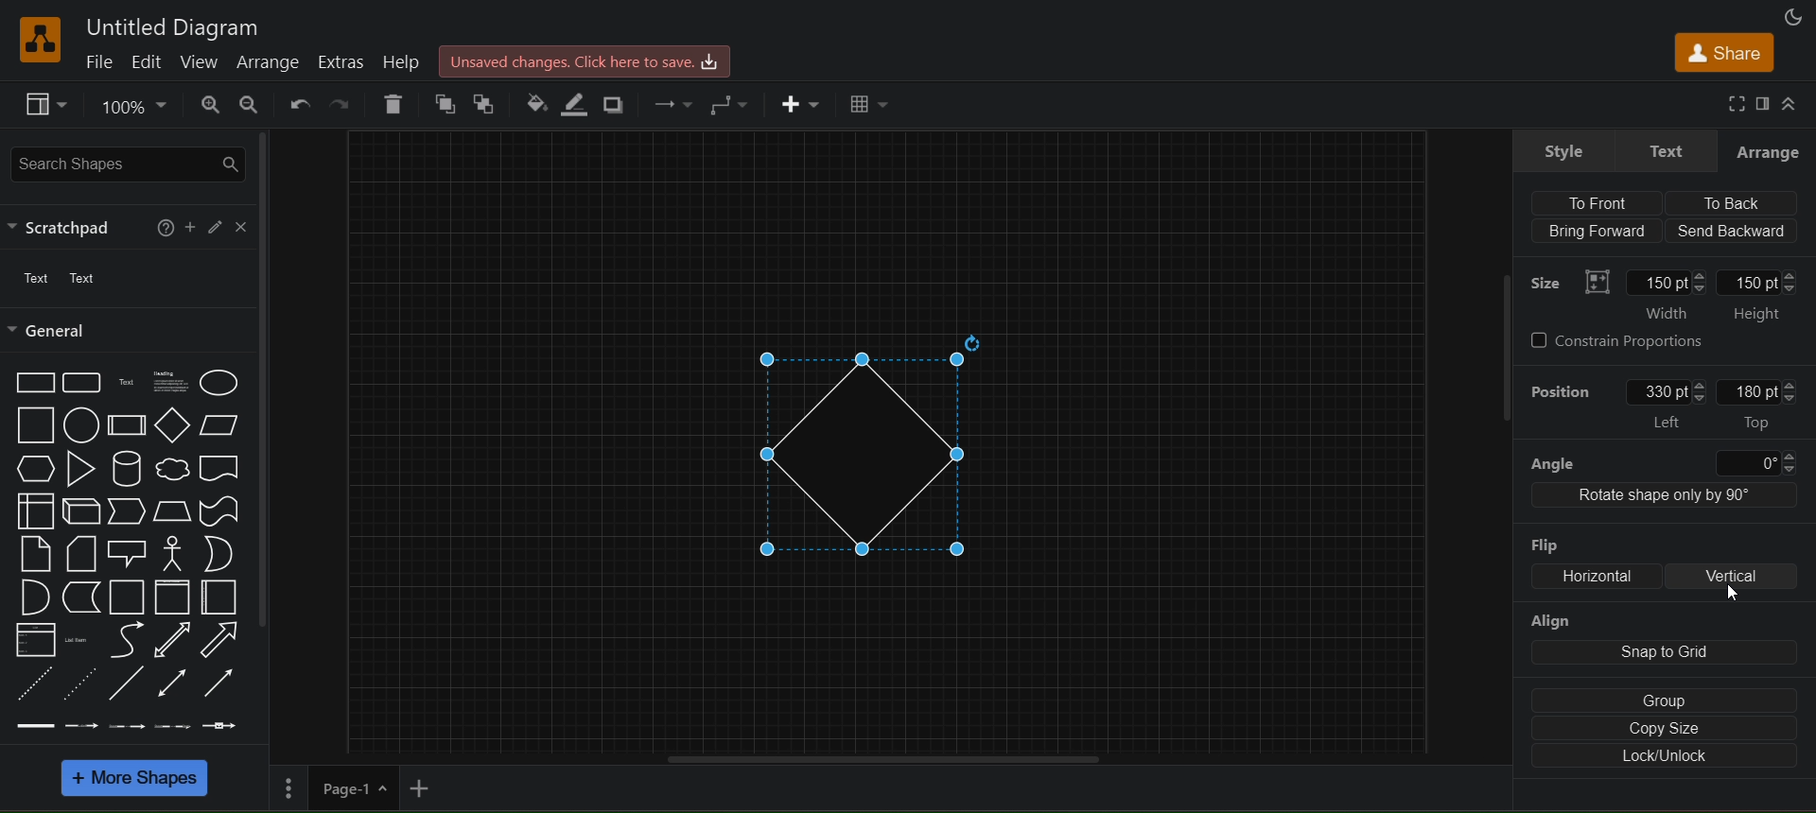 The height and width of the screenshot is (813, 1816). I want to click on bring forward, so click(1598, 228).